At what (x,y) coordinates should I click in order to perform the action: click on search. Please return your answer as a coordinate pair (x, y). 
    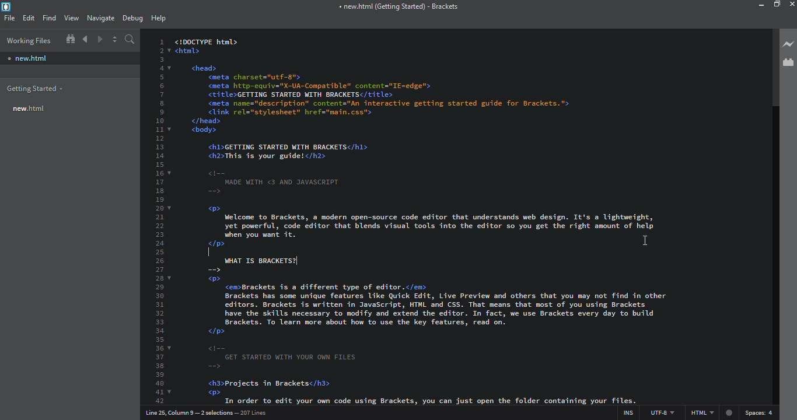
    Looking at the image, I should click on (130, 40).